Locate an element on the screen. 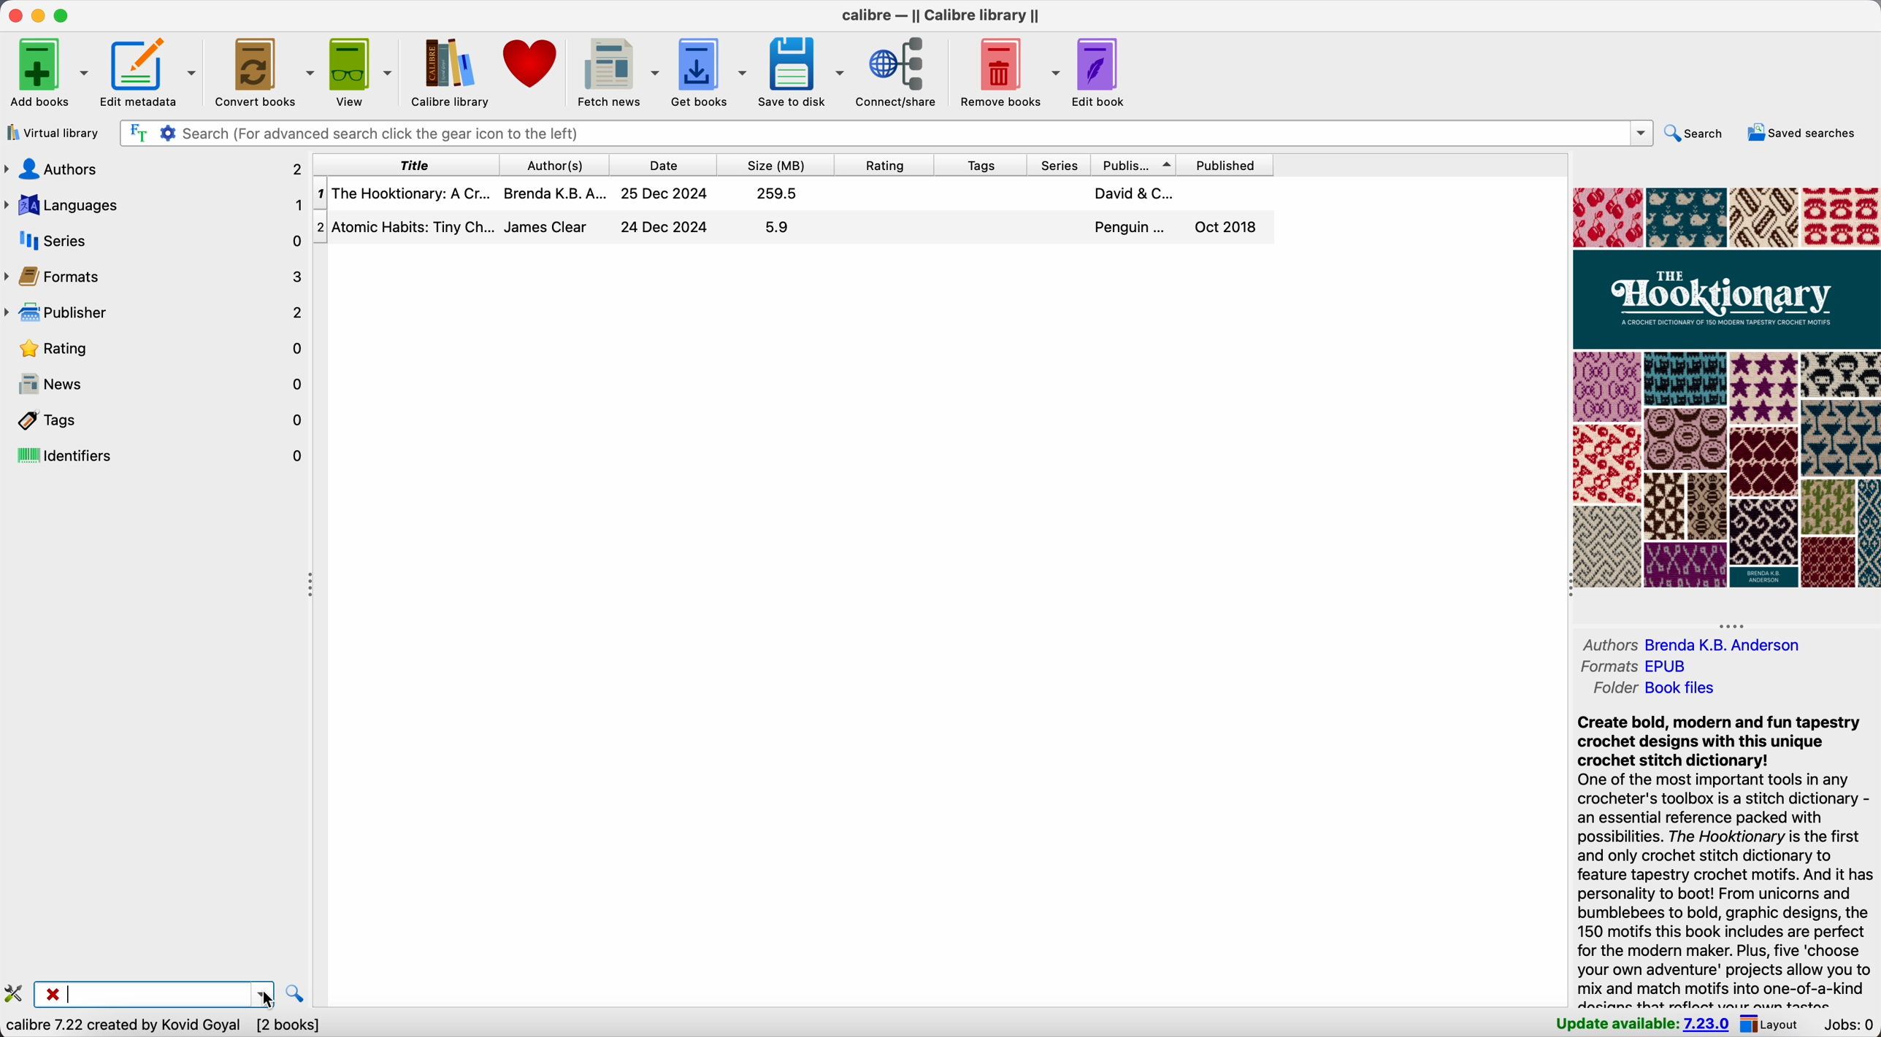 This screenshot has height=1037, width=1881. rating is located at coordinates (890, 164).